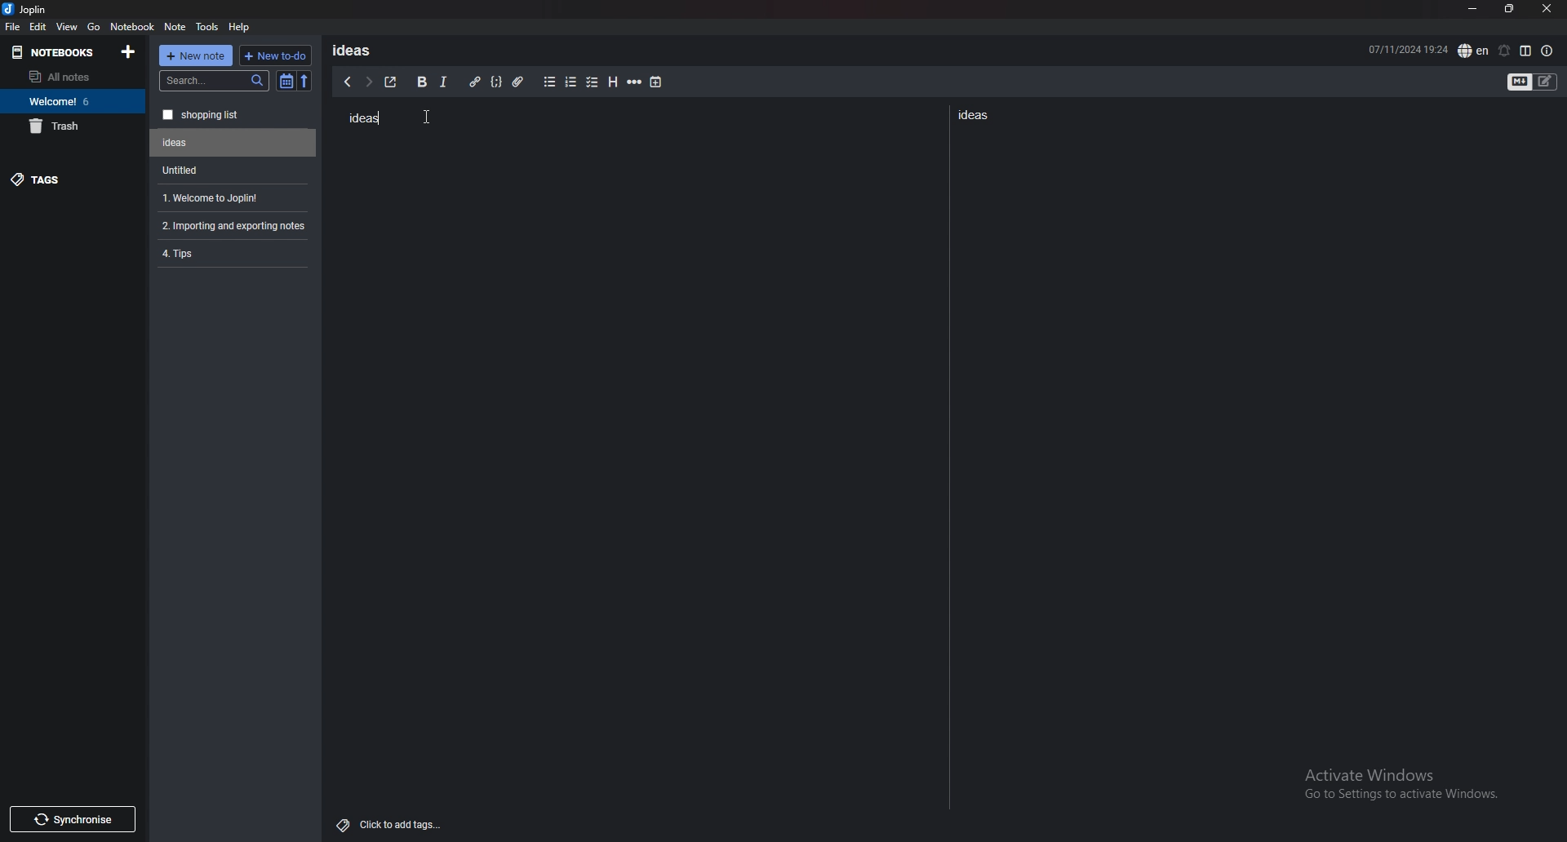 The height and width of the screenshot is (842, 1567). I want to click on Joplin, so click(38, 9).